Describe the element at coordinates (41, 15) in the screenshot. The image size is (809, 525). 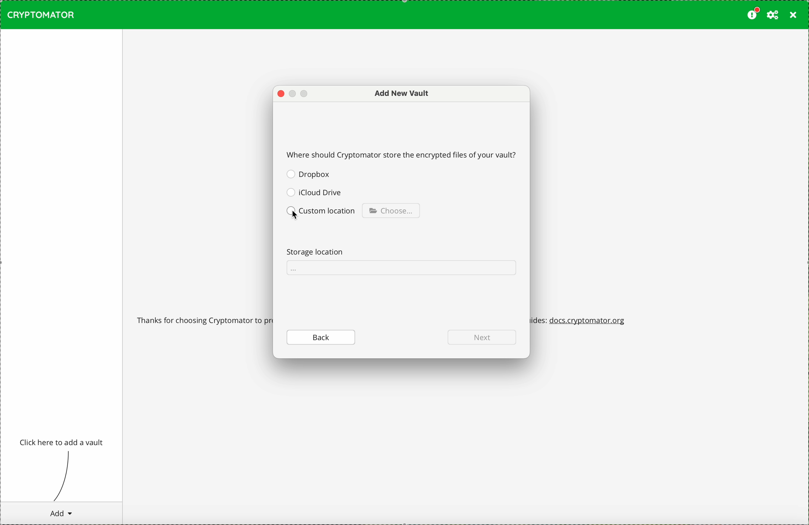
I see `CRYPTOMATOR` at that location.